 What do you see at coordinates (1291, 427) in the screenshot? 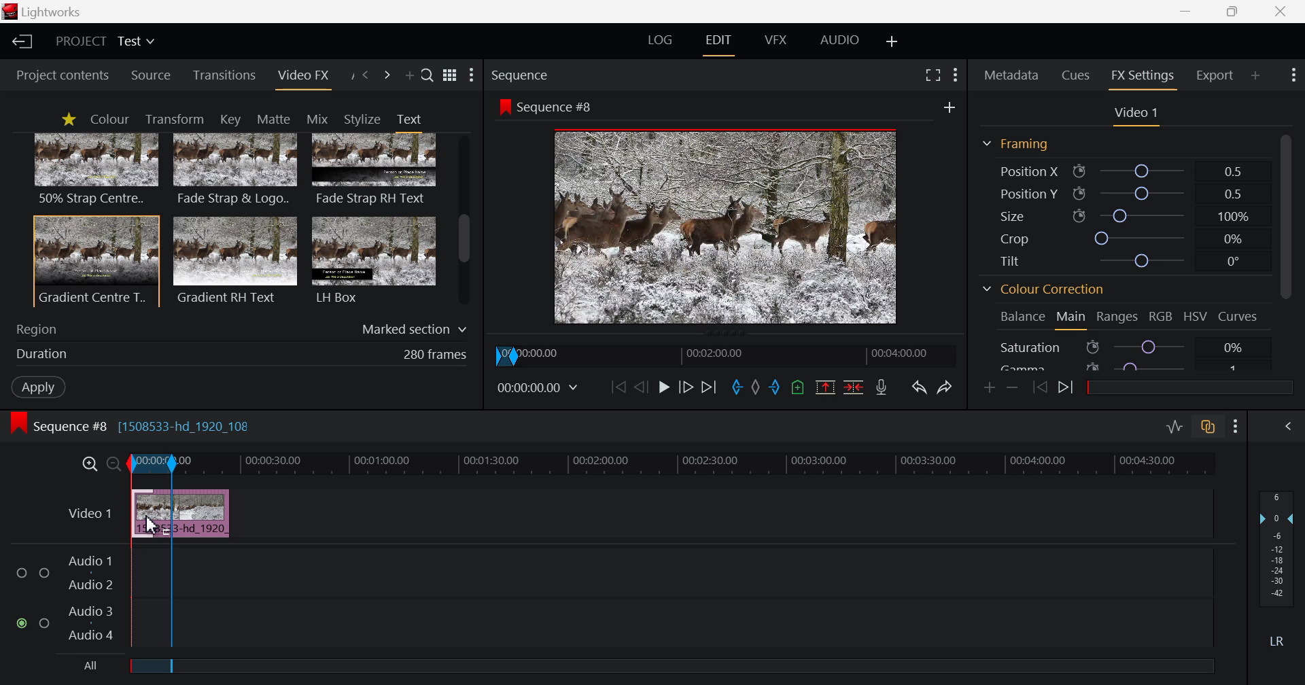
I see `Show Audio Mix` at bounding box center [1291, 427].